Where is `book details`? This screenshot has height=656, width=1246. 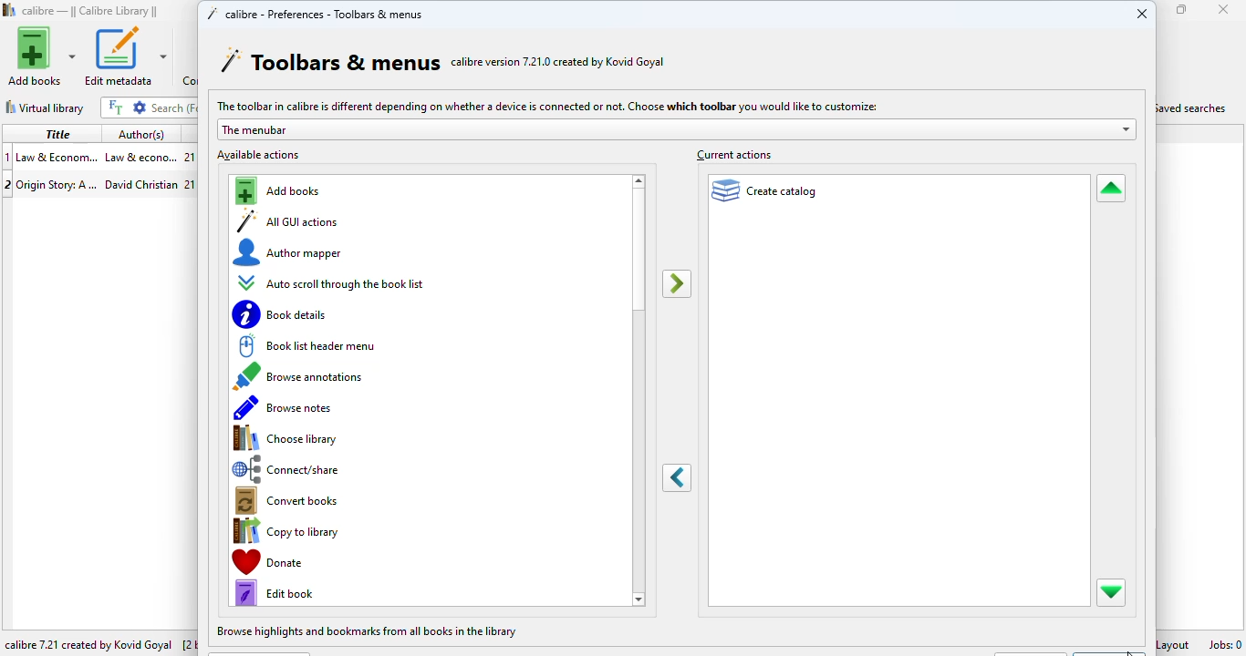 book details is located at coordinates (282, 314).